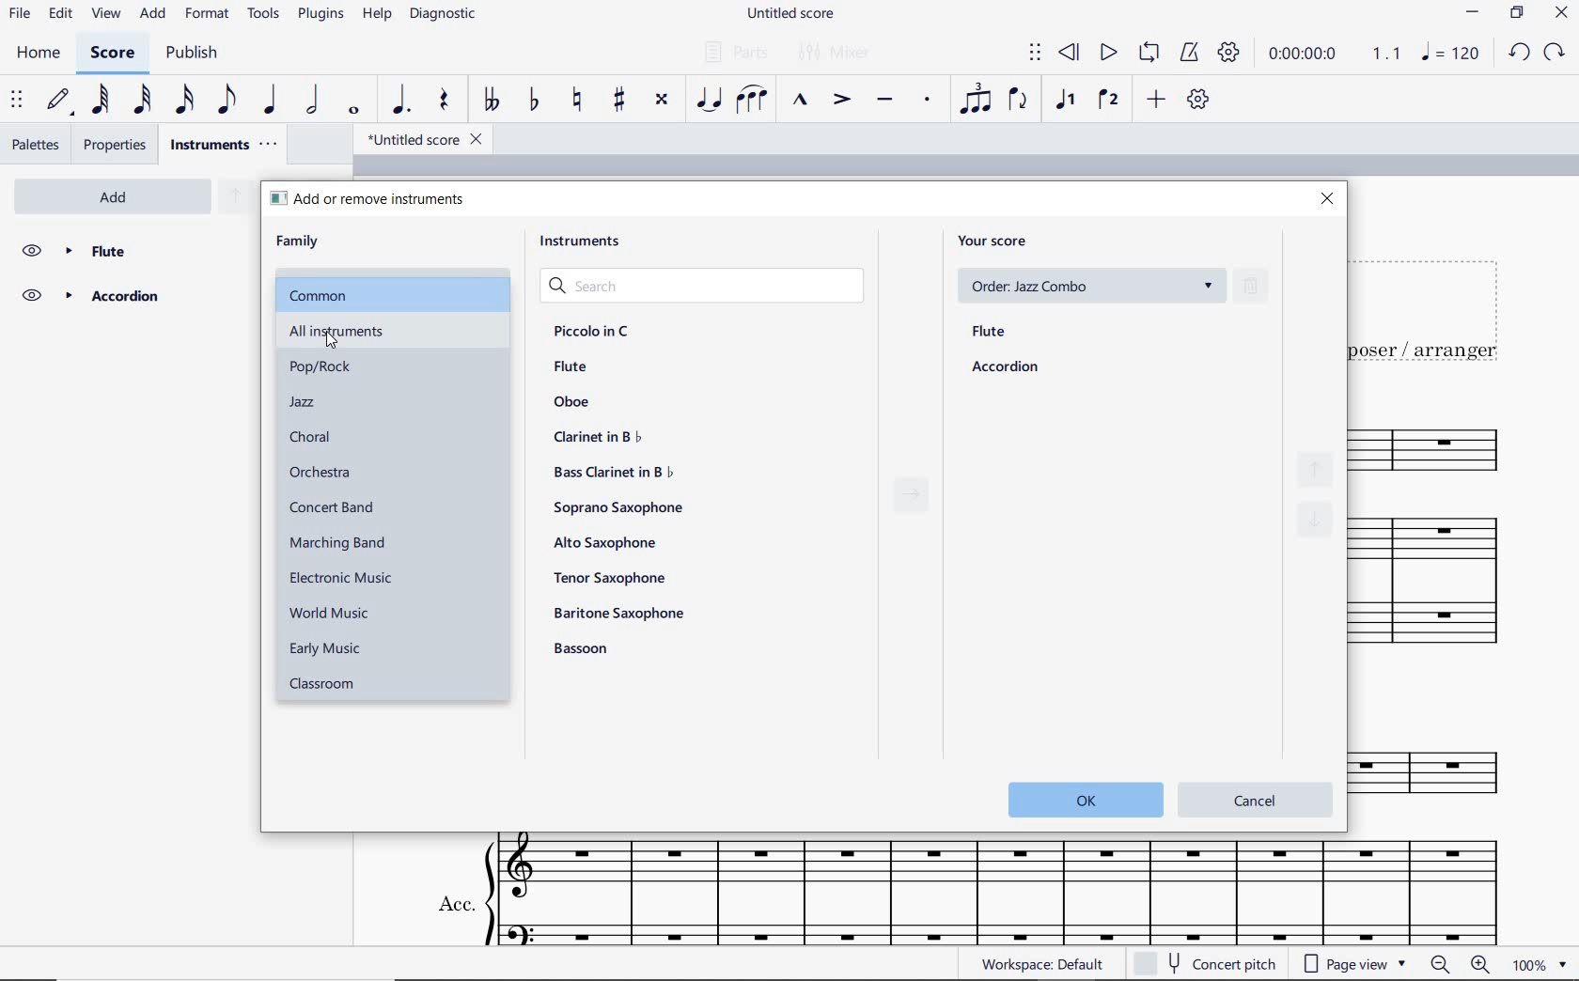 The width and height of the screenshot is (1579, 981). What do you see at coordinates (1200, 100) in the screenshot?
I see `customize toolbar` at bounding box center [1200, 100].